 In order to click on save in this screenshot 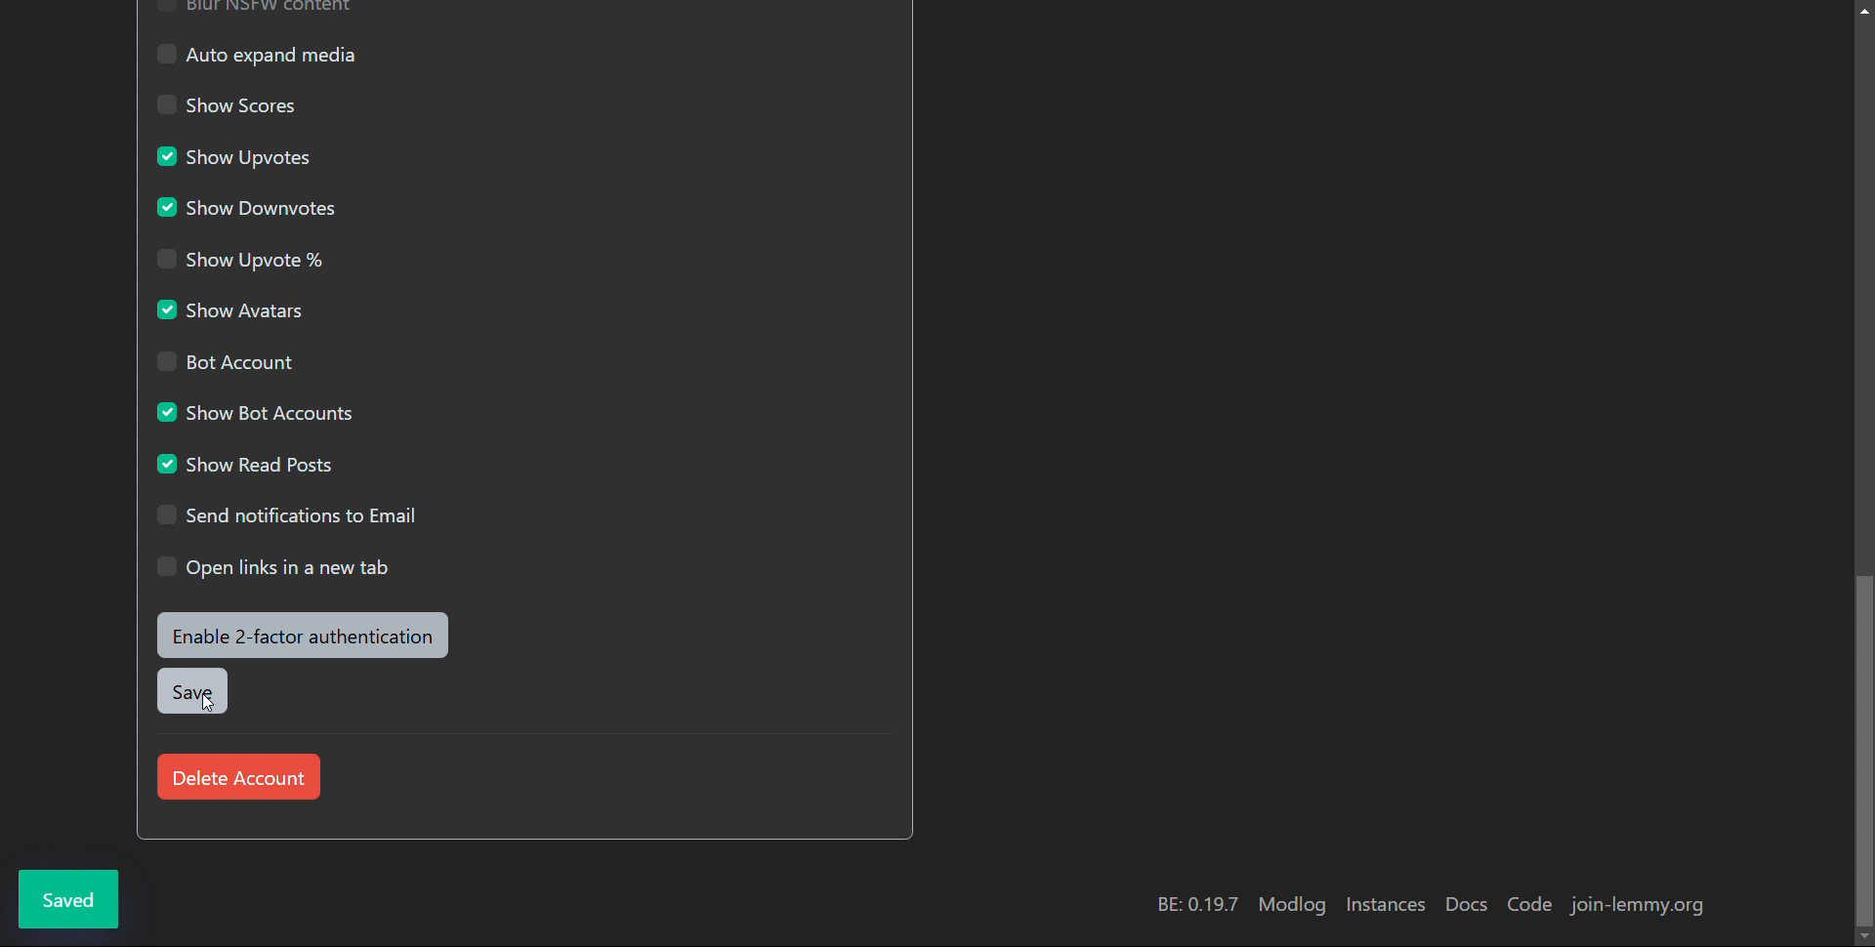, I will do `click(190, 690)`.